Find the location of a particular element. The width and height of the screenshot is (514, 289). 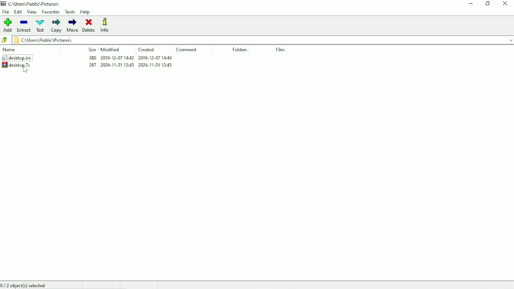

Files is located at coordinates (281, 49).